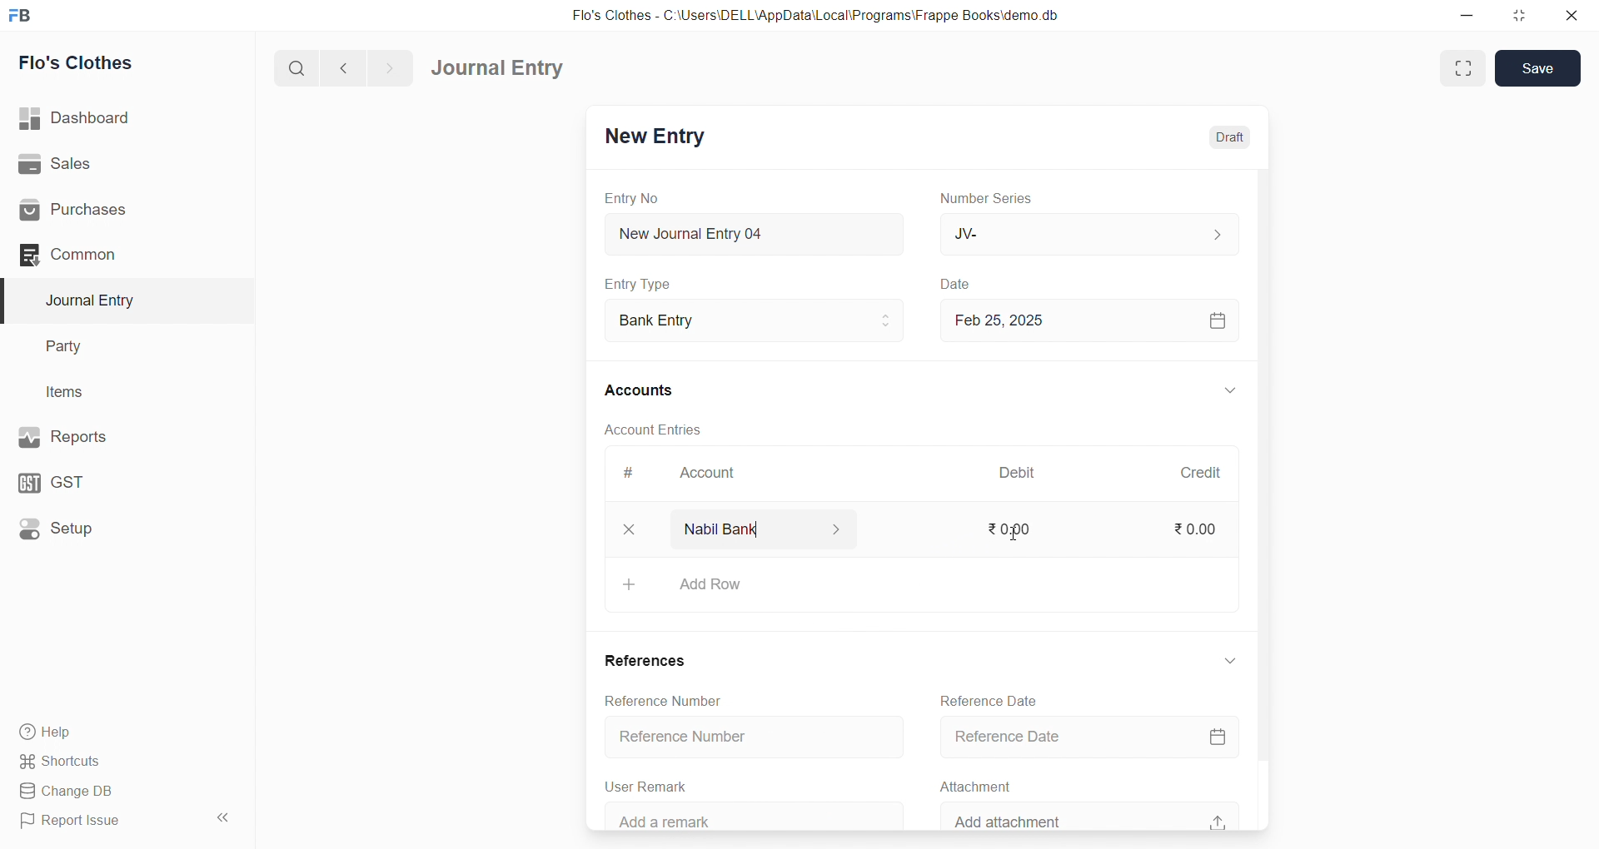 The image size is (1599, 849). I want to click on New Entry, so click(653, 138).